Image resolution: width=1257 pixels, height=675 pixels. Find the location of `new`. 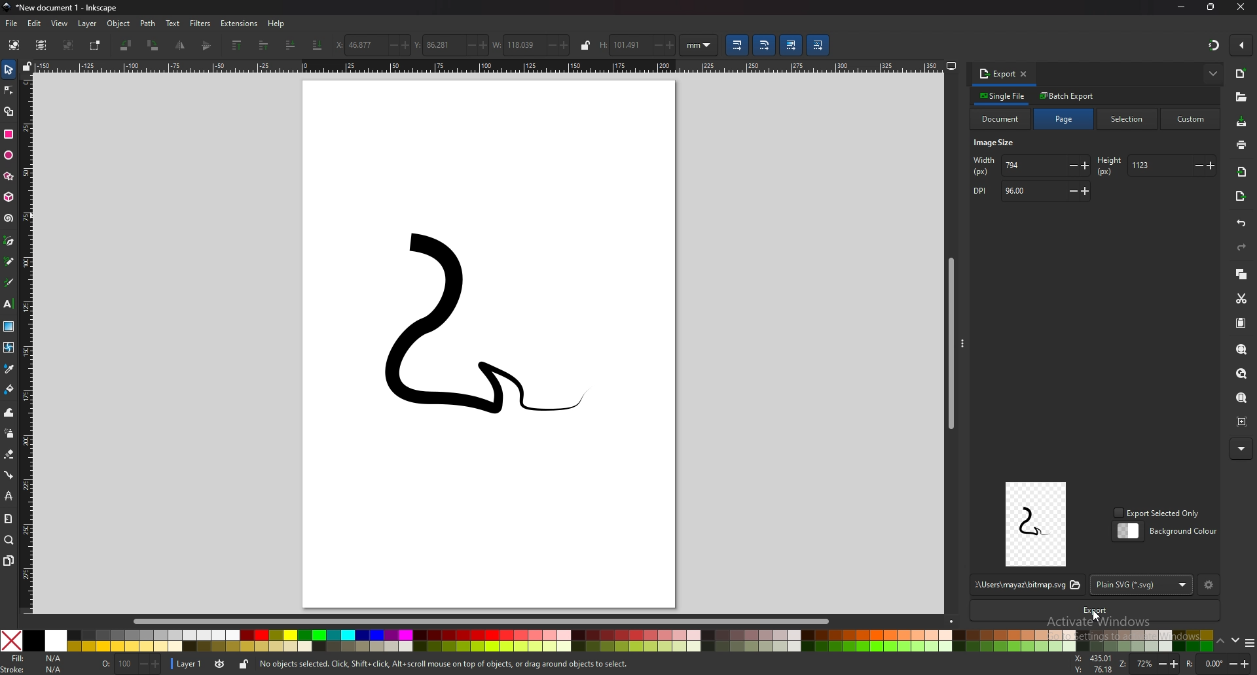

new is located at coordinates (1240, 74).